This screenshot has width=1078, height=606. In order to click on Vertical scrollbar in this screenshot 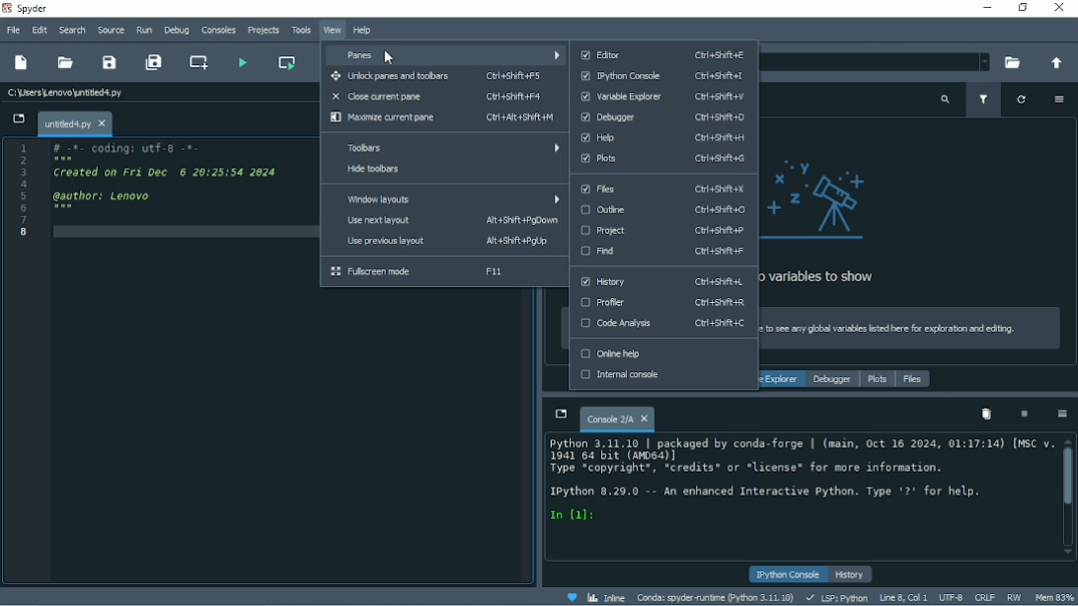, I will do `click(1068, 480)`.